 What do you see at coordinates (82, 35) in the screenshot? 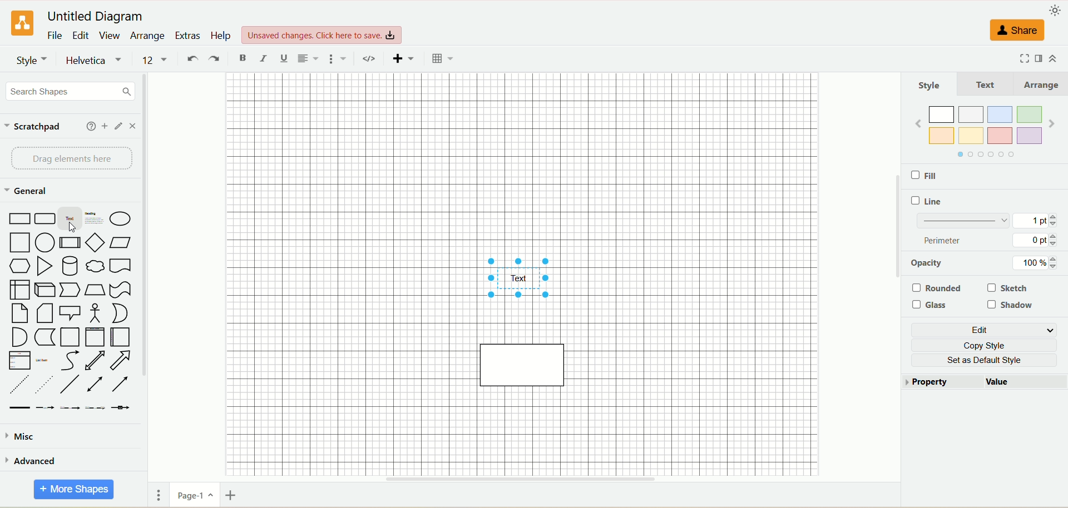
I see `edit` at bounding box center [82, 35].